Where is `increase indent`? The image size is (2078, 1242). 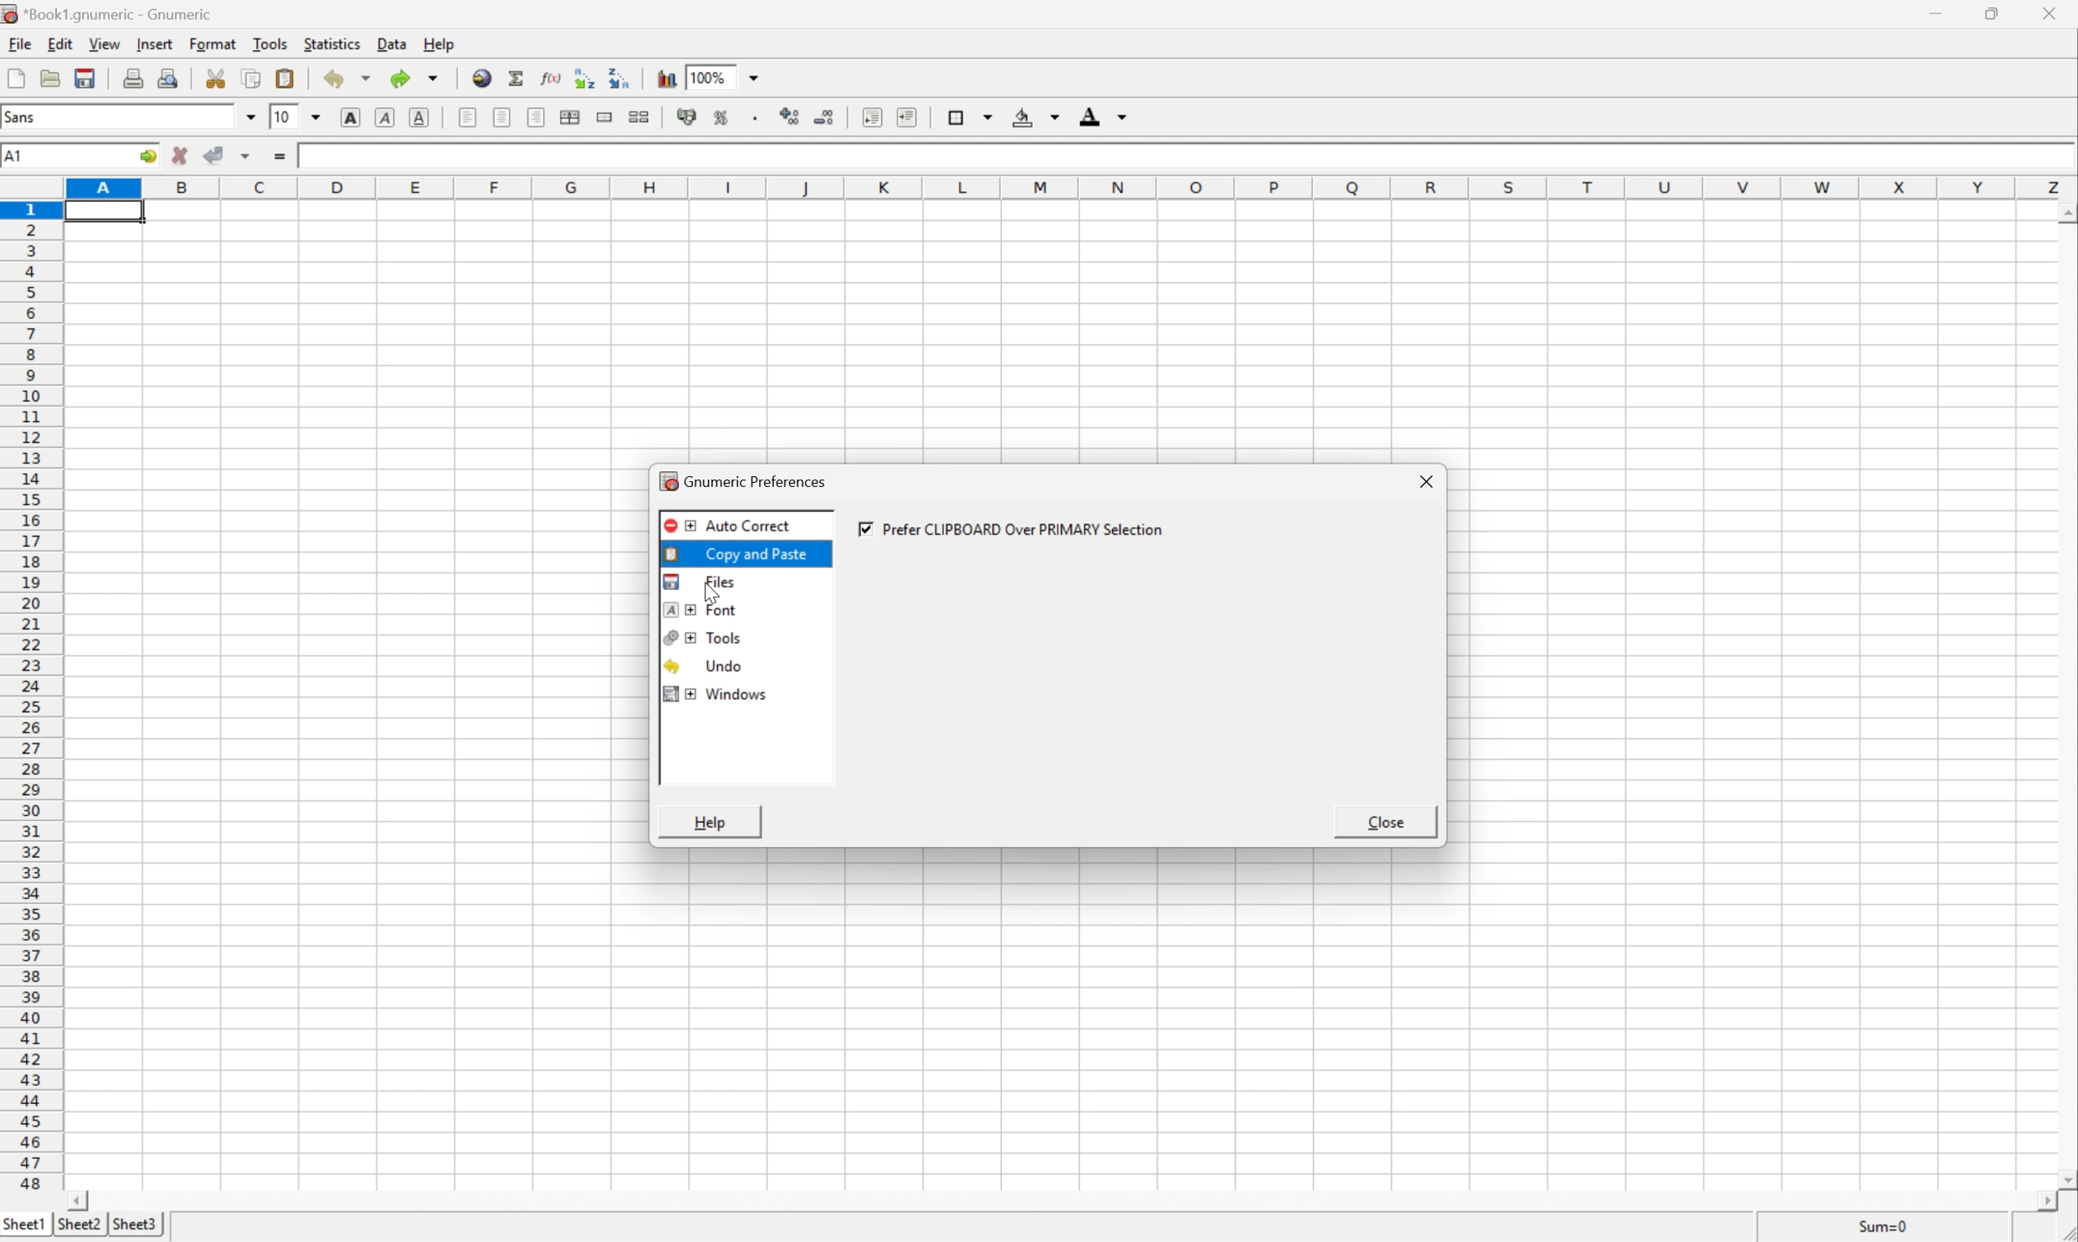
increase indent is located at coordinates (908, 117).